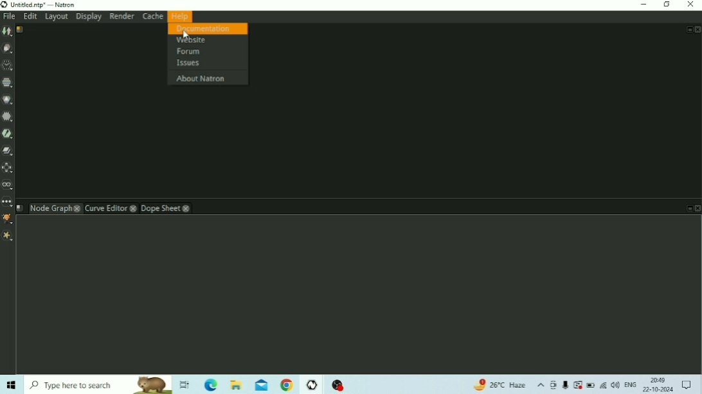  What do you see at coordinates (313, 384) in the screenshot?
I see `Natron` at bounding box center [313, 384].